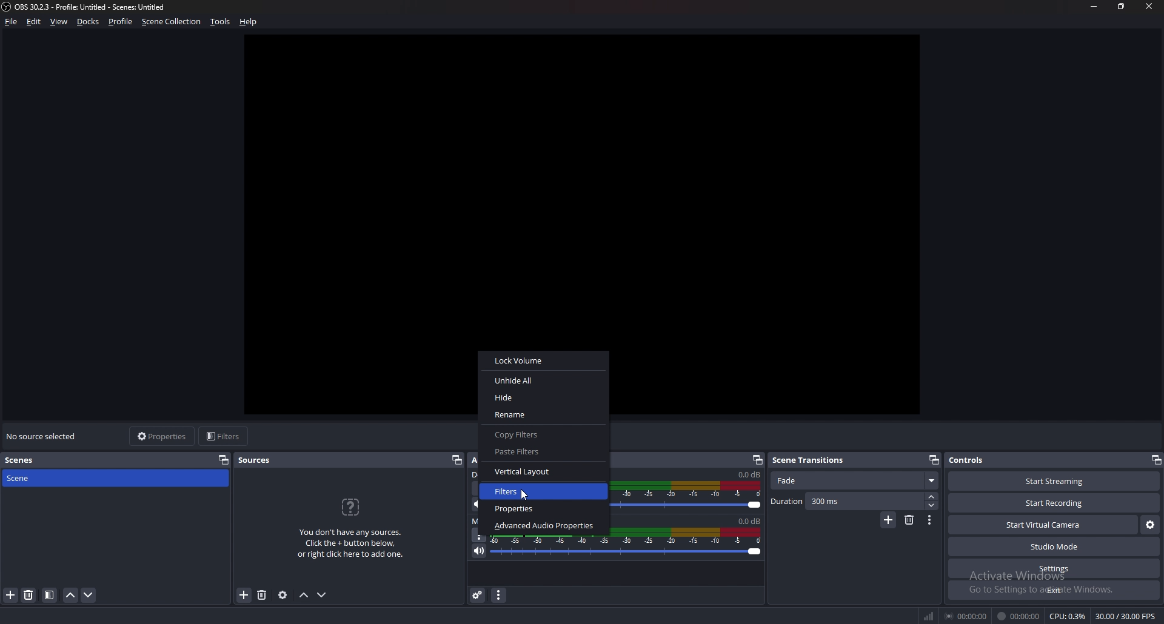  I want to click on remove transition, so click(910, 522).